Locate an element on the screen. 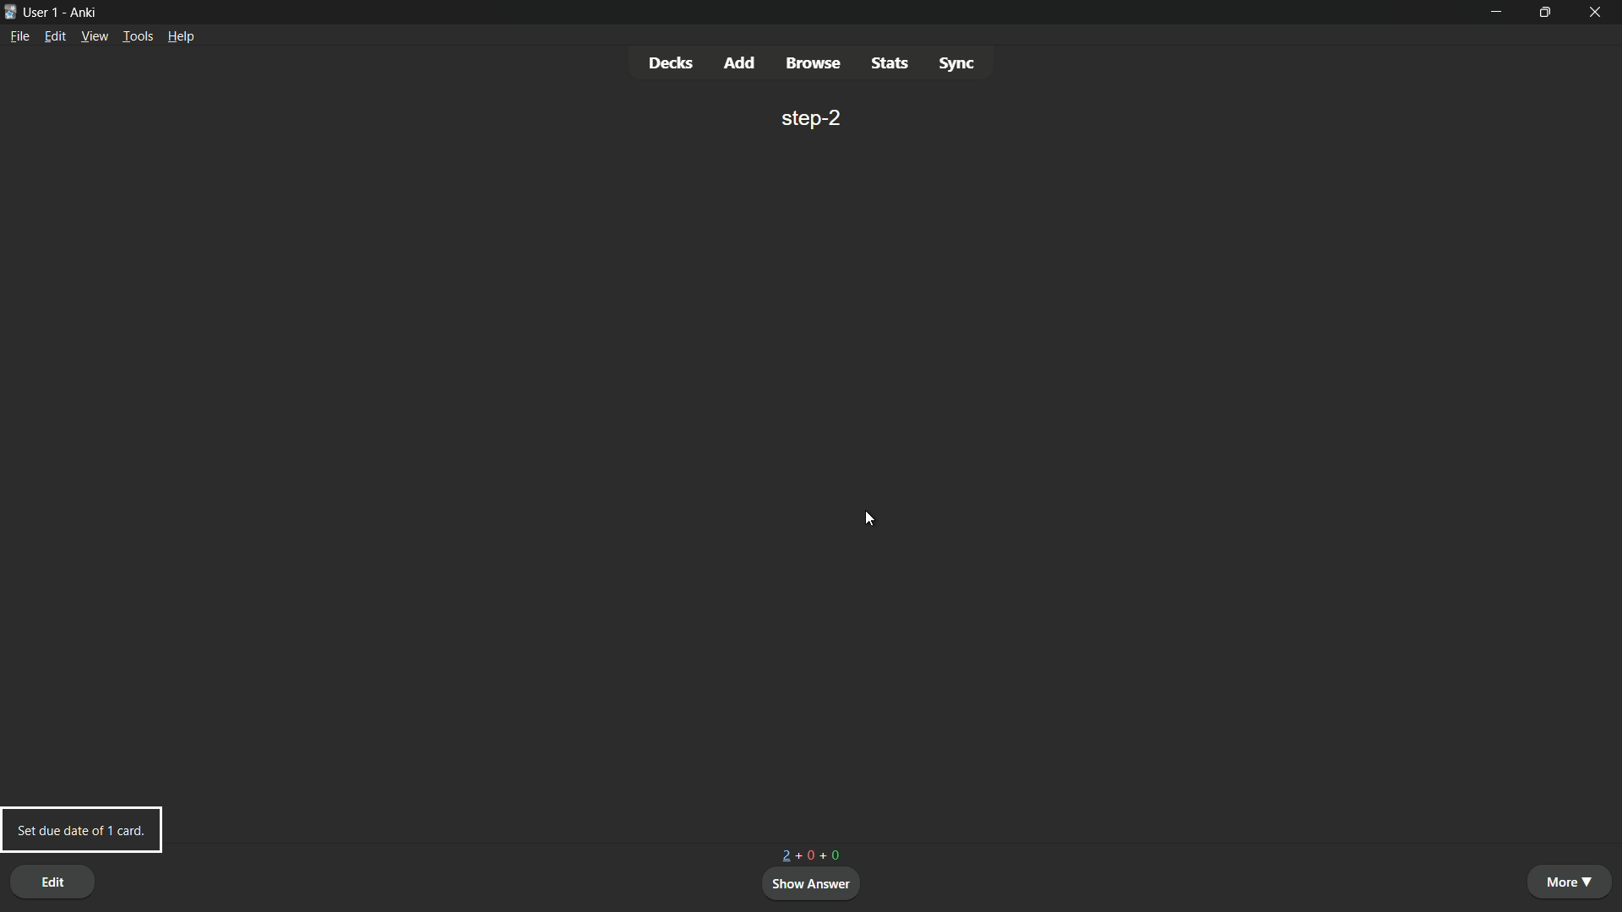 Image resolution: width=1622 pixels, height=912 pixels. tools menu is located at coordinates (138, 36).